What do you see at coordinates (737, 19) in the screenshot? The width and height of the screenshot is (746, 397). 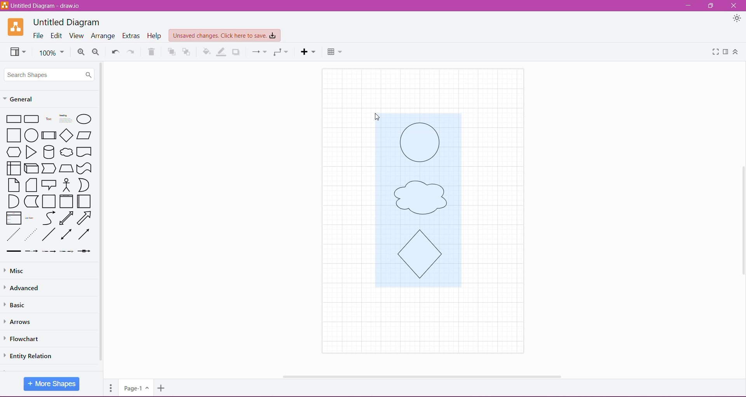 I see `Appearance` at bounding box center [737, 19].